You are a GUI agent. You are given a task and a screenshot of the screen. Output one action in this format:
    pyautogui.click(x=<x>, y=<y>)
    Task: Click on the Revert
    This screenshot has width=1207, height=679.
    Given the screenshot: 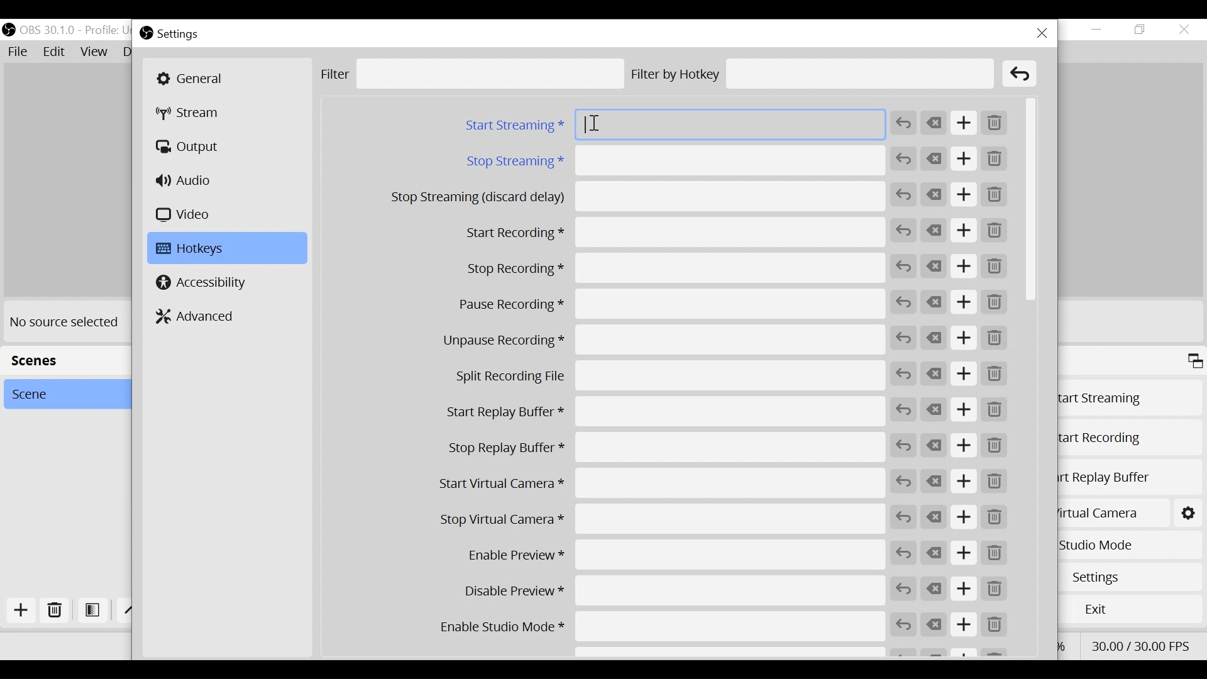 What is the action you would take?
    pyautogui.click(x=903, y=123)
    